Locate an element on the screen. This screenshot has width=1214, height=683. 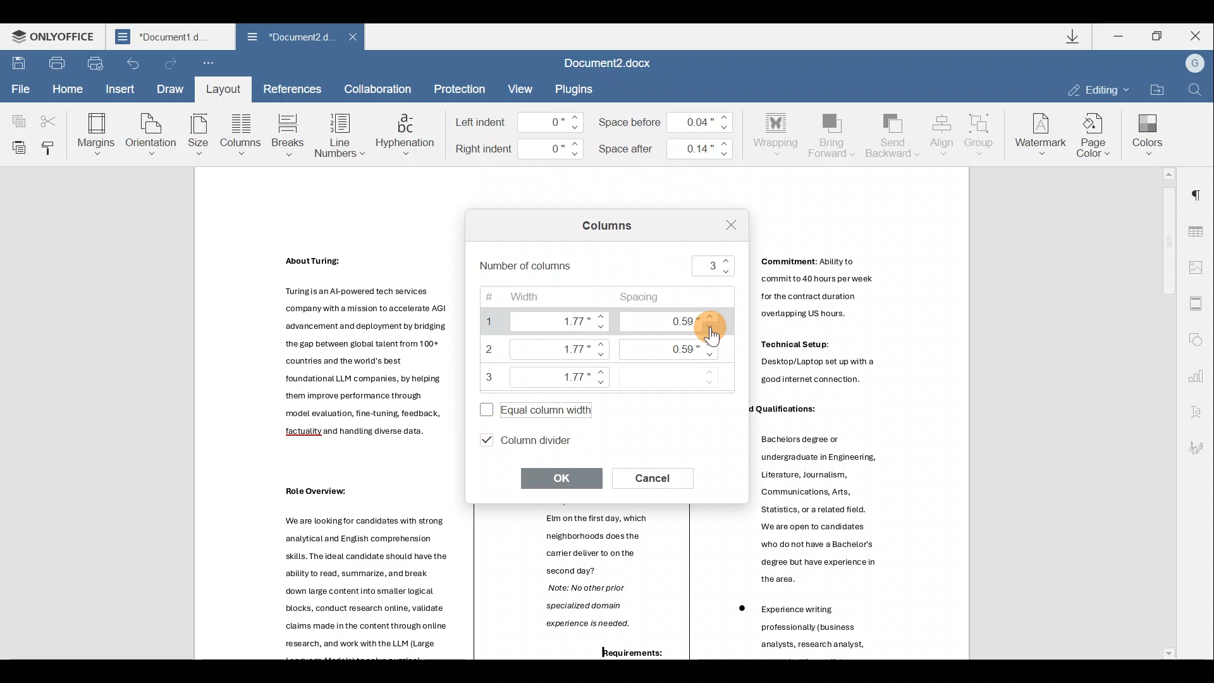
Signature settings is located at coordinates (1201, 447).